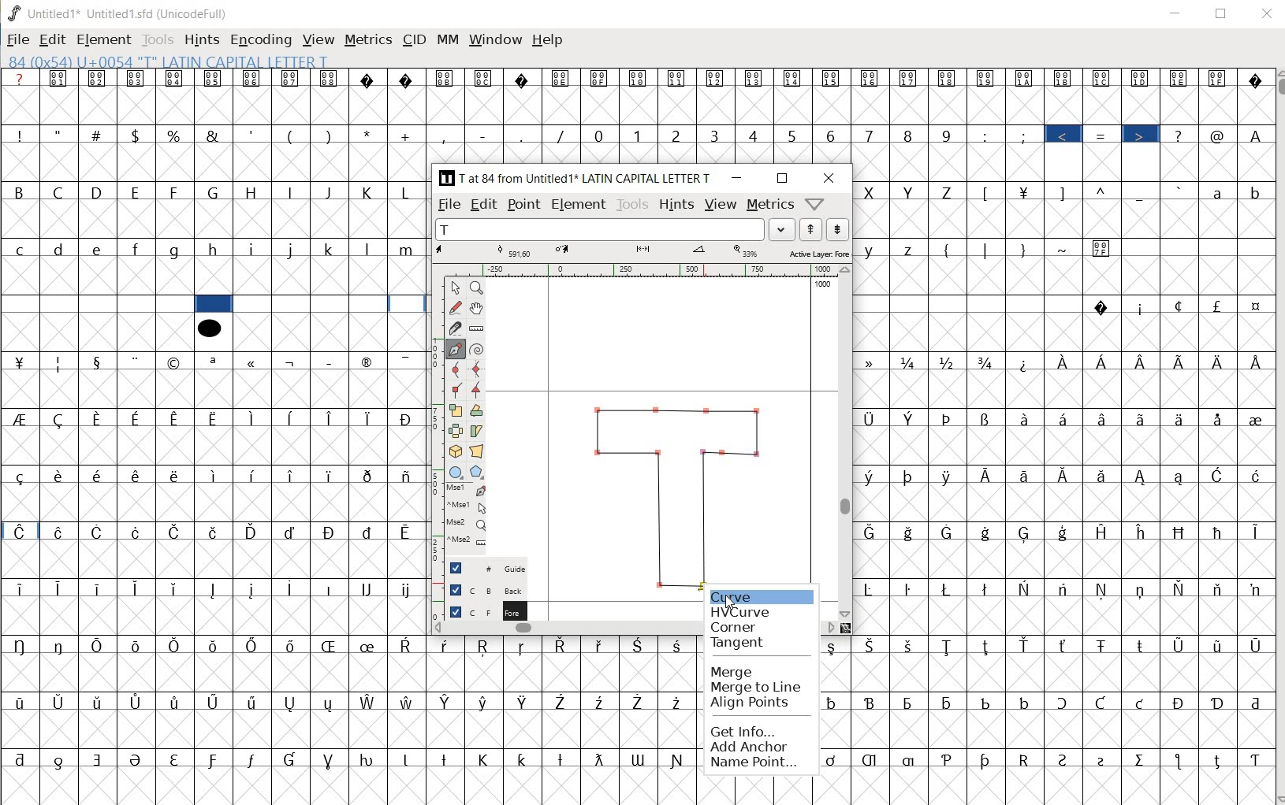  I want to click on Symbol, so click(1065, 647).